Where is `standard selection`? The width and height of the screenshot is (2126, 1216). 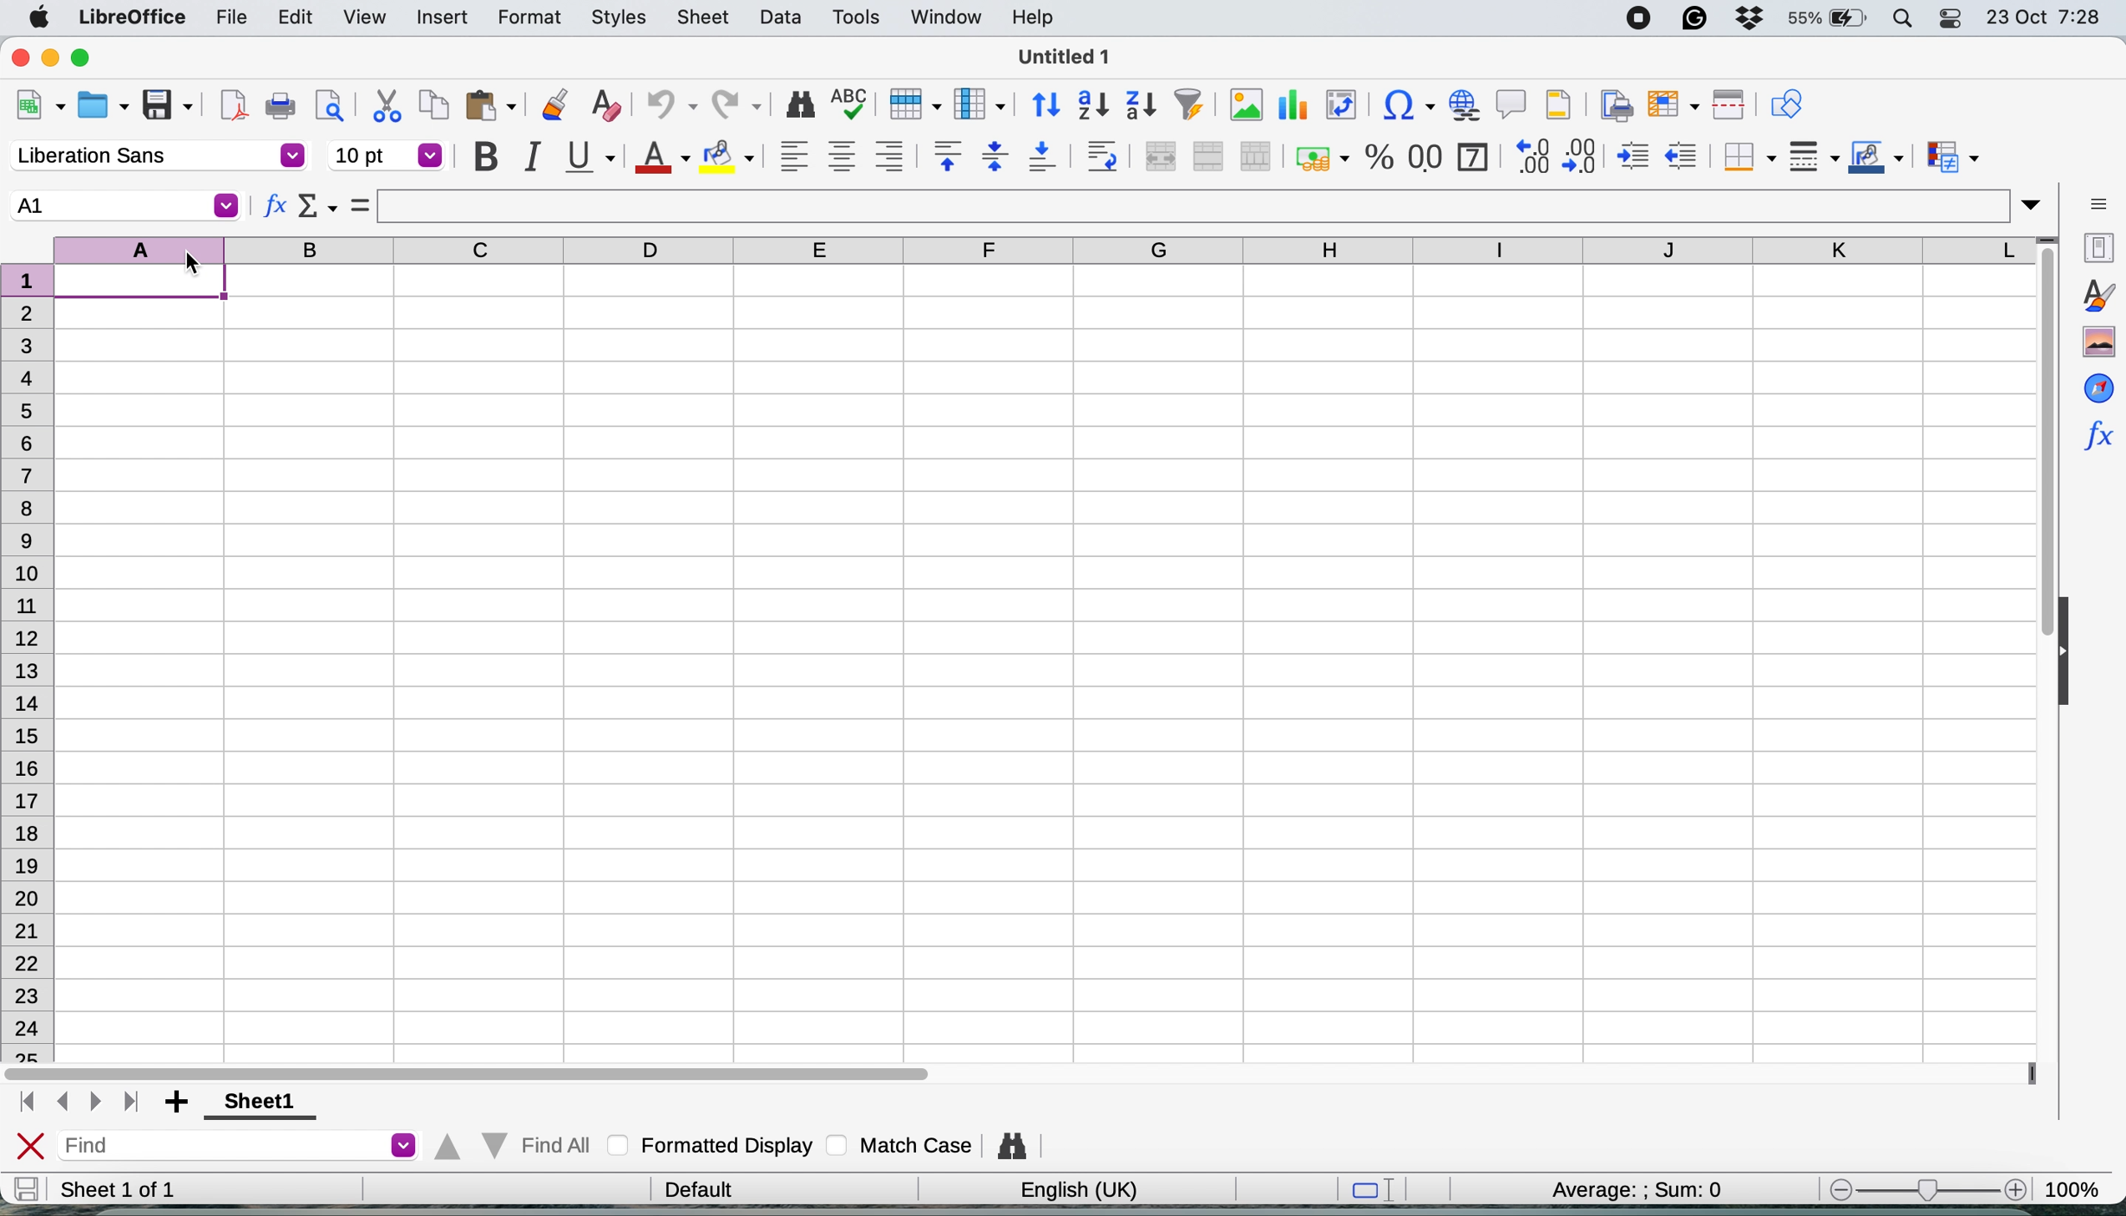 standard selection is located at coordinates (1372, 1189).